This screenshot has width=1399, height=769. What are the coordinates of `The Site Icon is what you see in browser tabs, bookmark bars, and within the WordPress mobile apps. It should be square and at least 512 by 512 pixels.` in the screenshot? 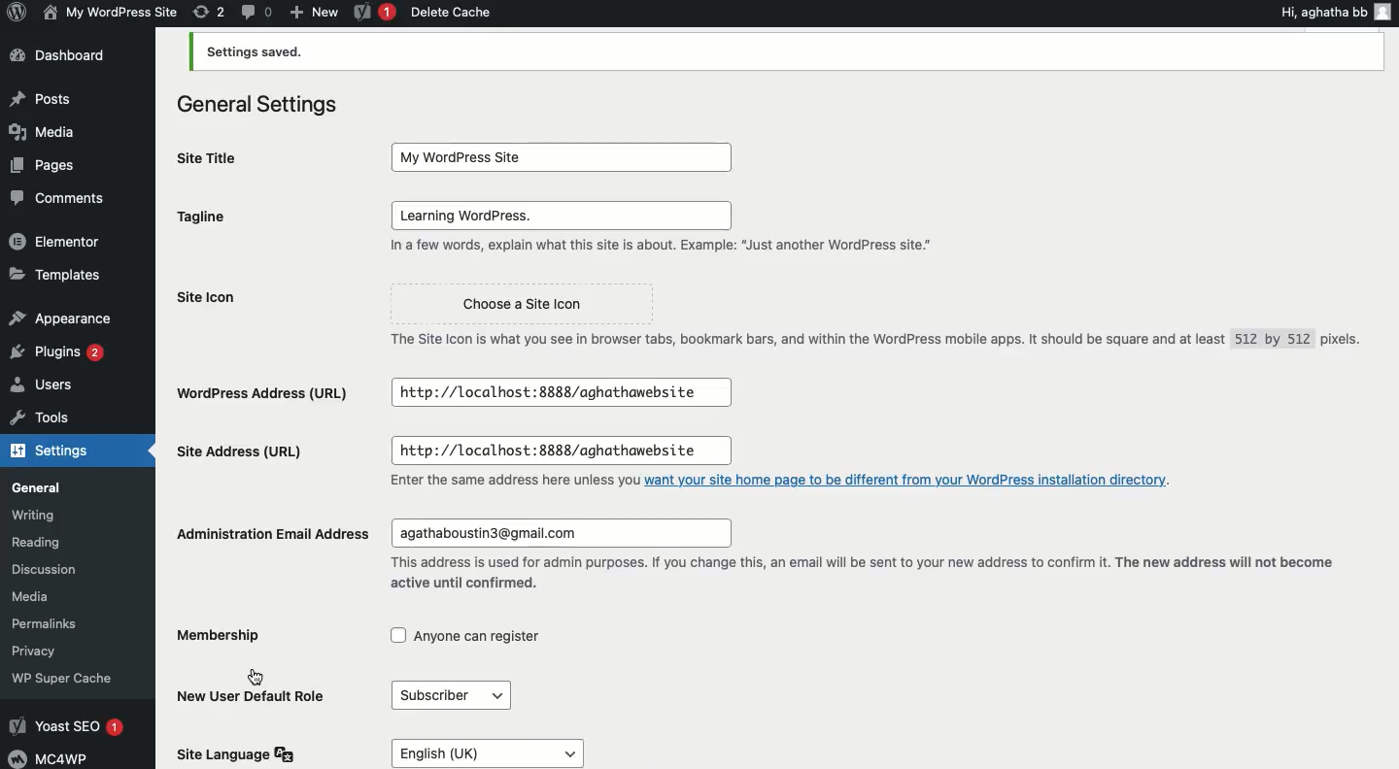 It's located at (879, 336).